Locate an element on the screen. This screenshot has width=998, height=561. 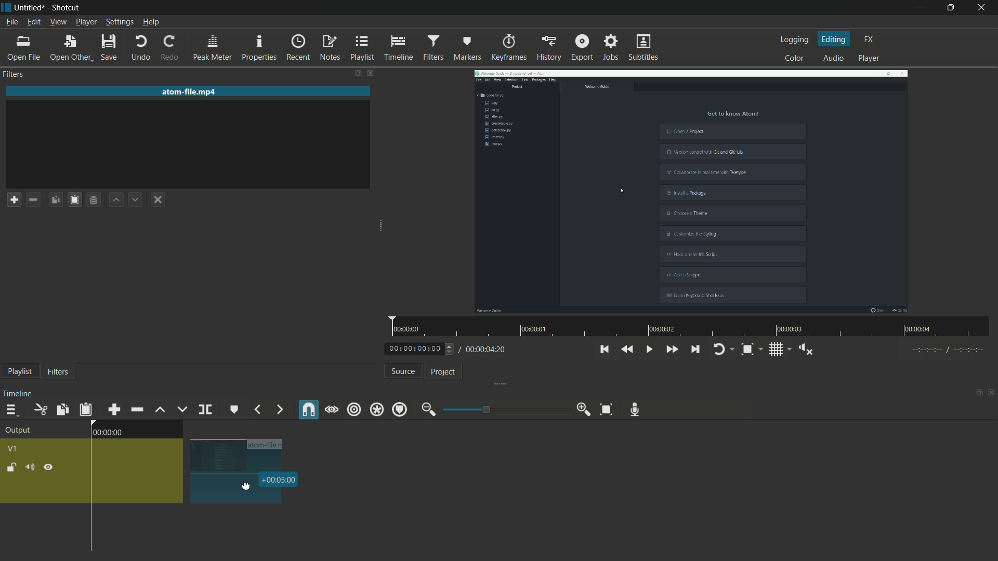
markers is located at coordinates (468, 47).